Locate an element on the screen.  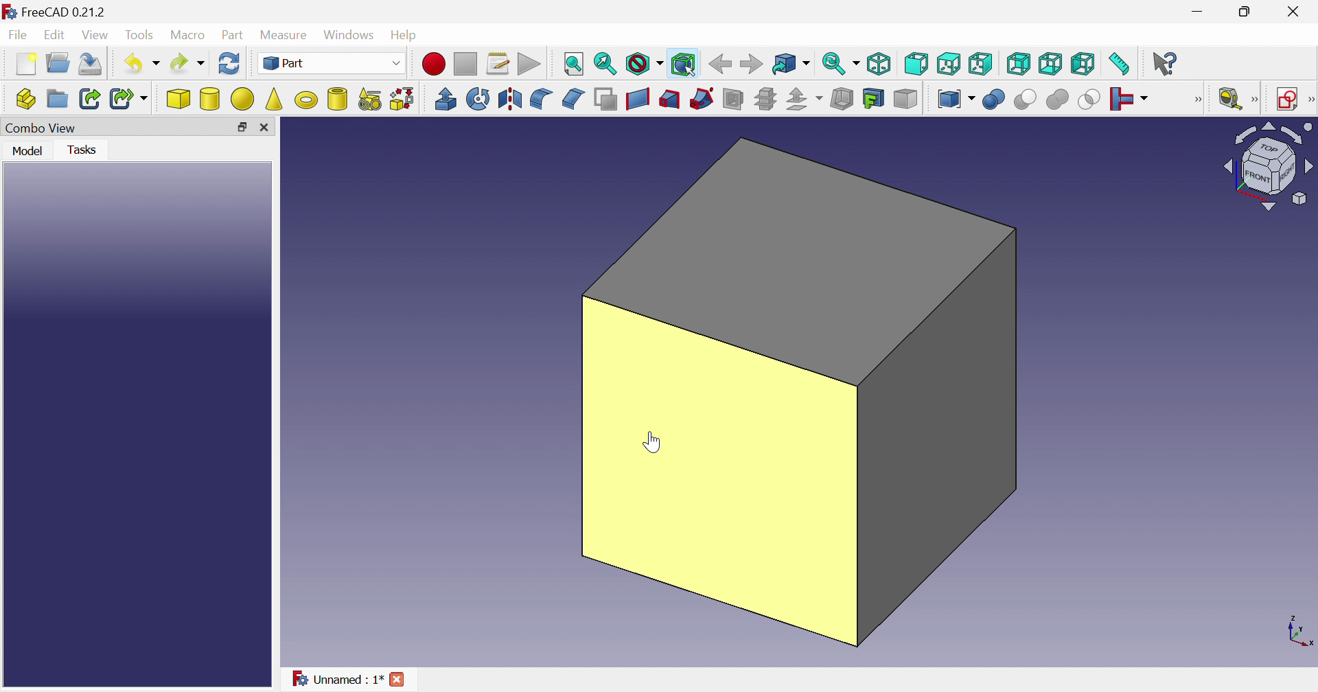
Viewing angle is located at coordinates (1268, 167).